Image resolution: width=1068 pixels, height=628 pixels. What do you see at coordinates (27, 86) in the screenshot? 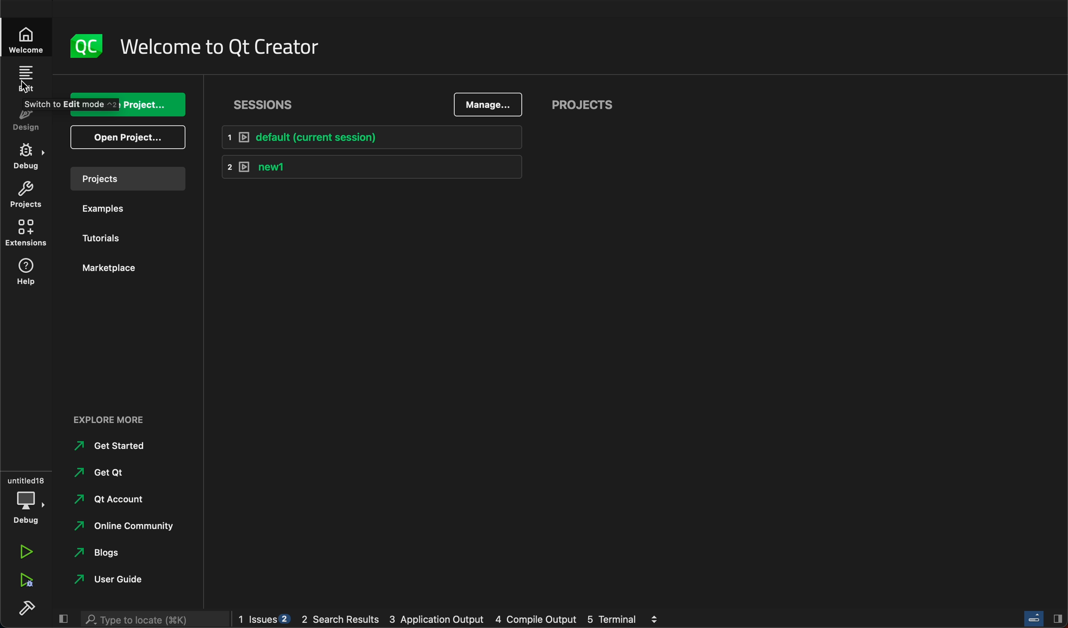
I see `cursor` at bounding box center [27, 86].